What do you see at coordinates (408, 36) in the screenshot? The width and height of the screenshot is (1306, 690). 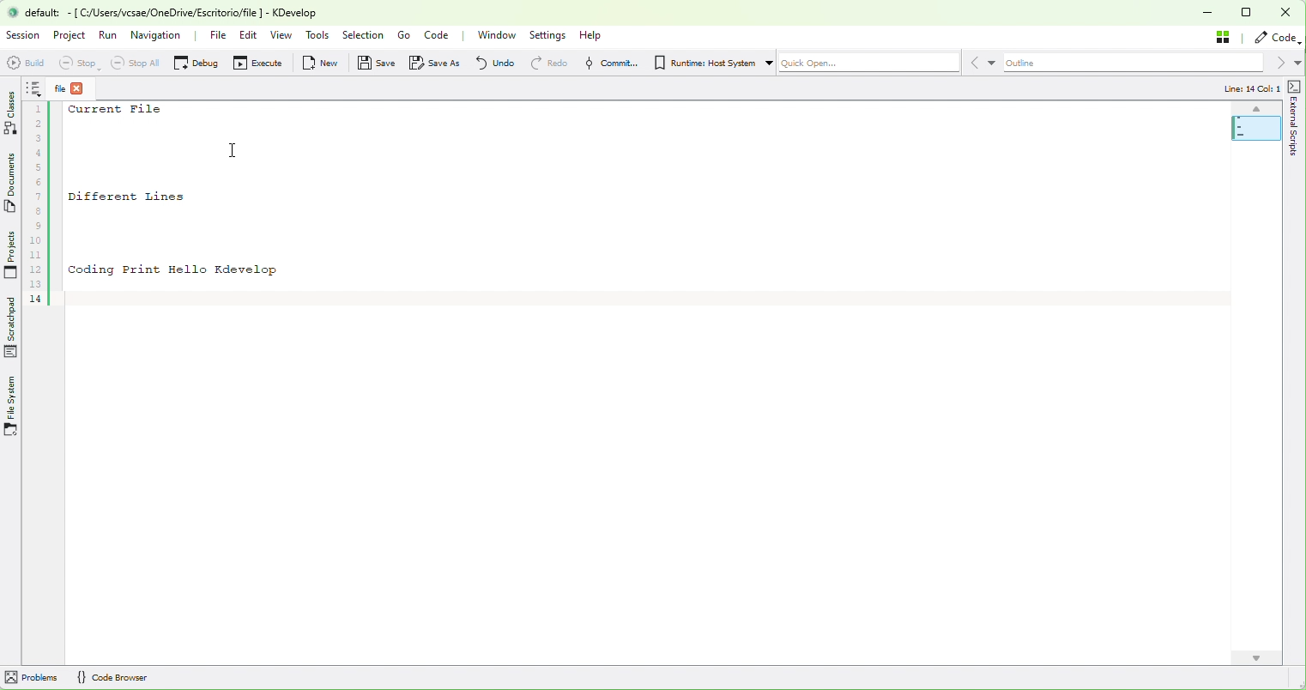 I see `Go` at bounding box center [408, 36].